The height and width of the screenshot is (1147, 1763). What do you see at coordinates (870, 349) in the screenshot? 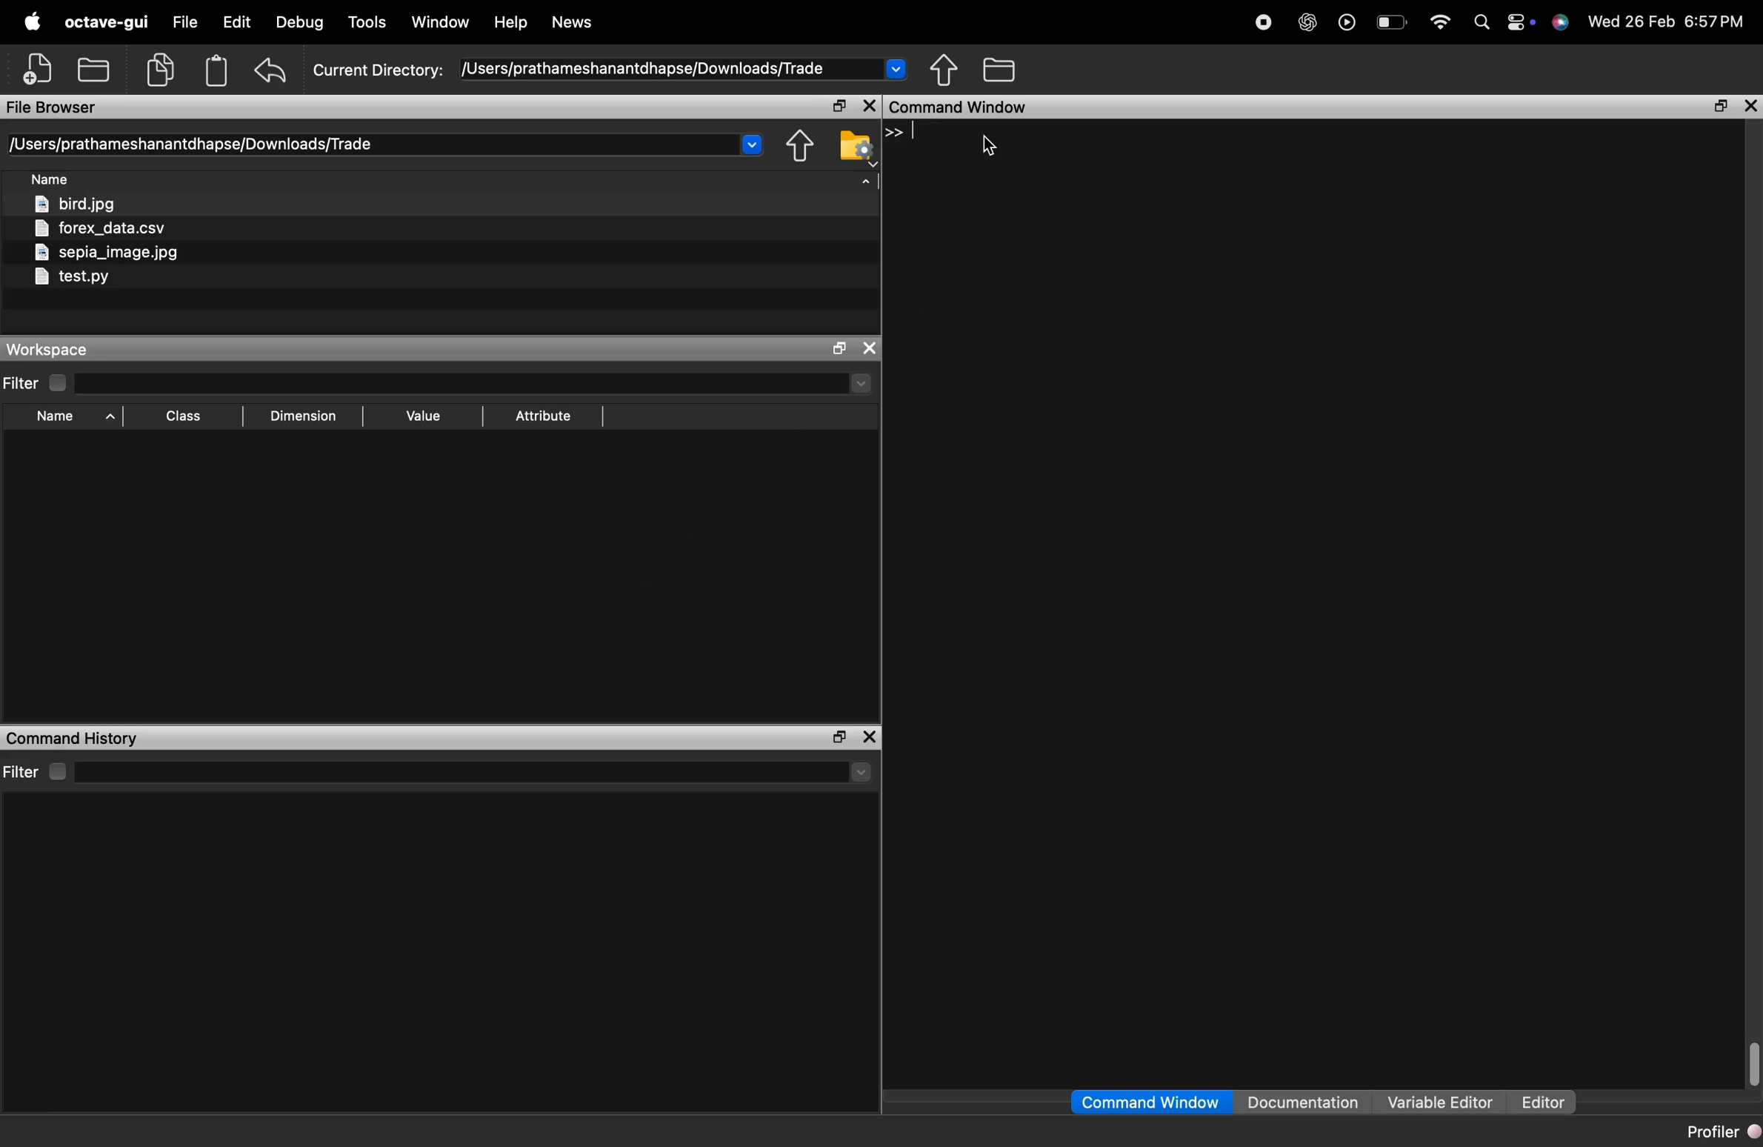
I see `close` at bounding box center [870, 349].